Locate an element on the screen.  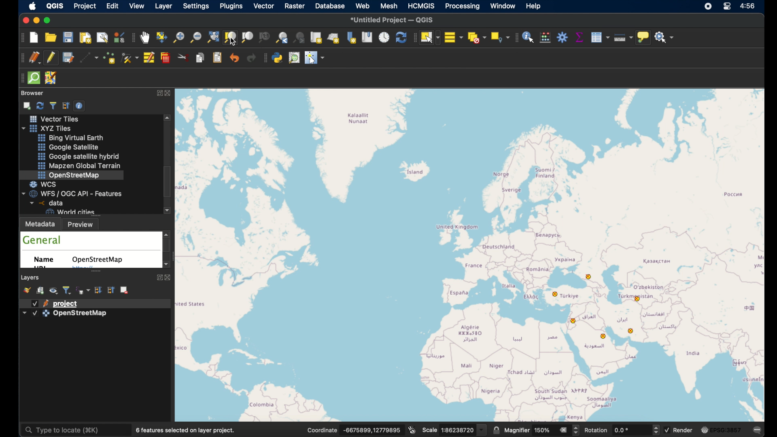
untitled project - QGIS is located at coordinates (392, 19).